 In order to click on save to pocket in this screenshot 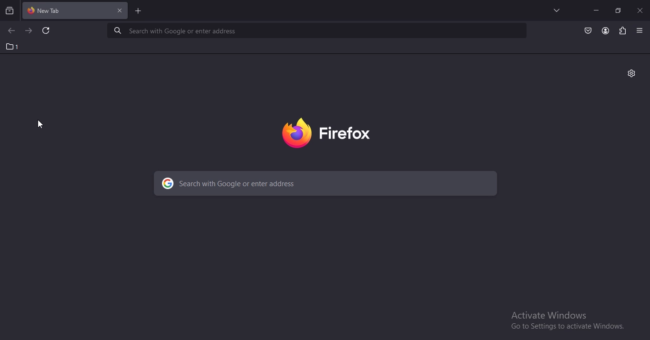, I will do `click(589, 31)`.